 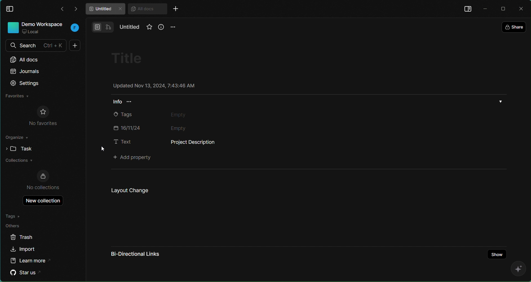 What do you see at coordinates (516, 269) in the screenshot?
I see `icon` at bounding box center [516, 269].